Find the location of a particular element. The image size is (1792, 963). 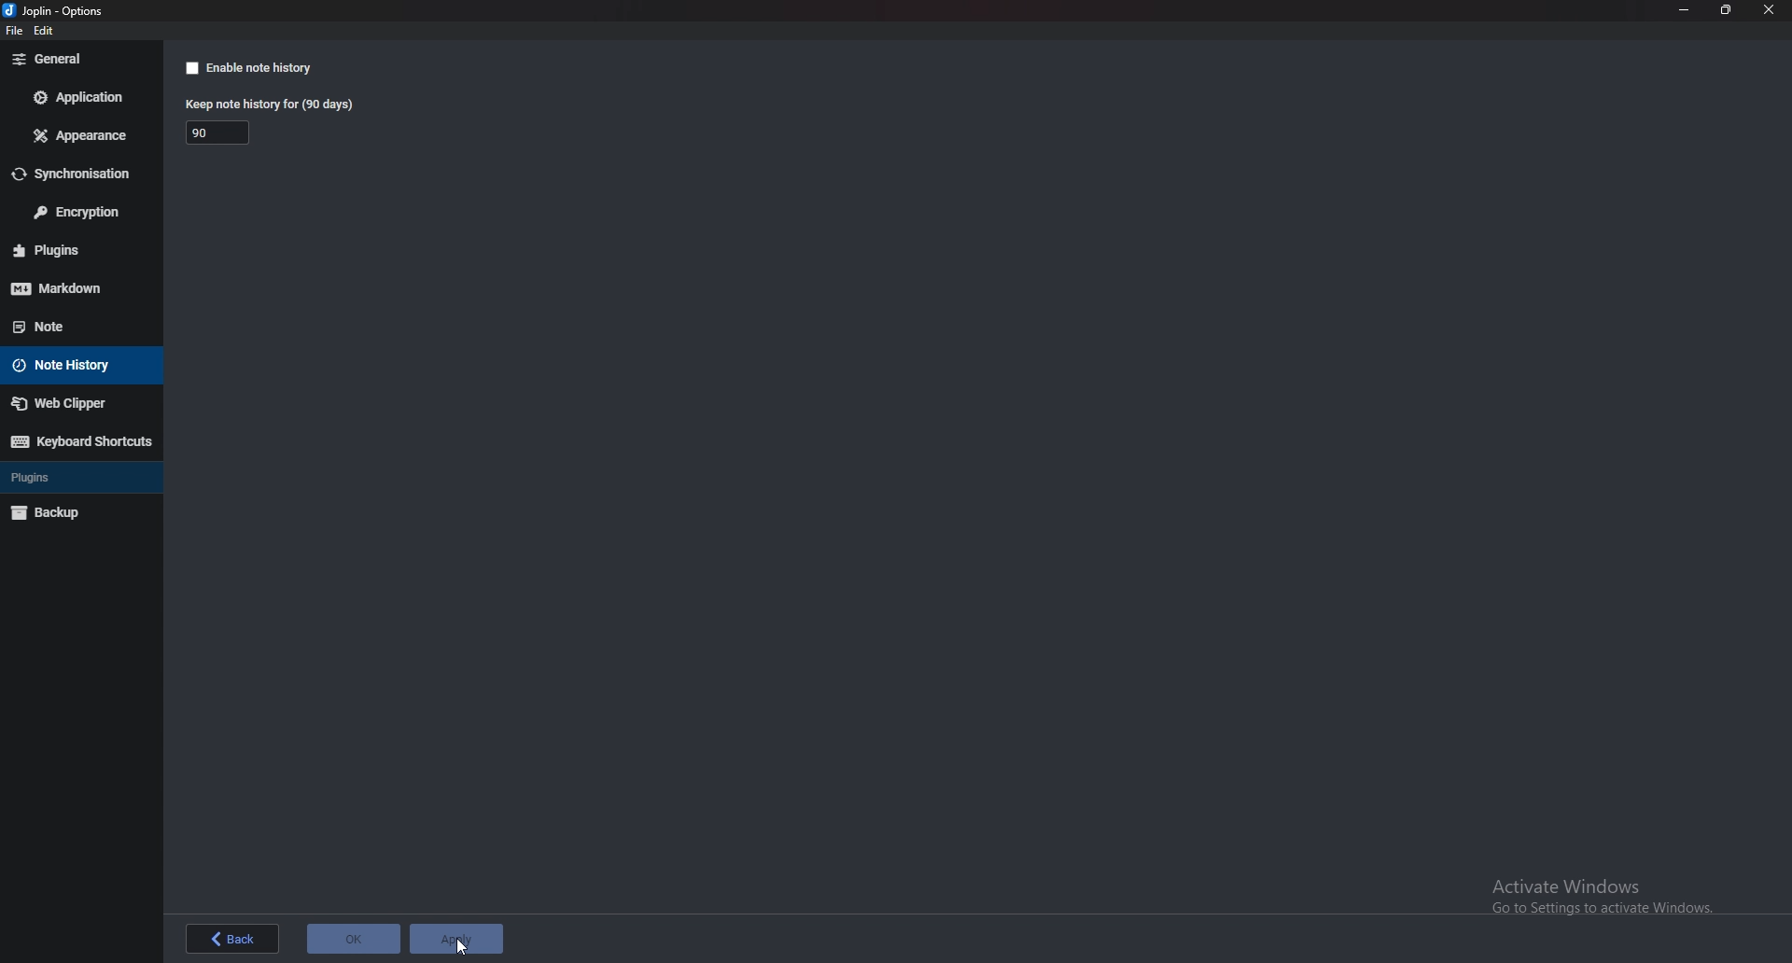

Synchronization is located at coordinates (81, 174).